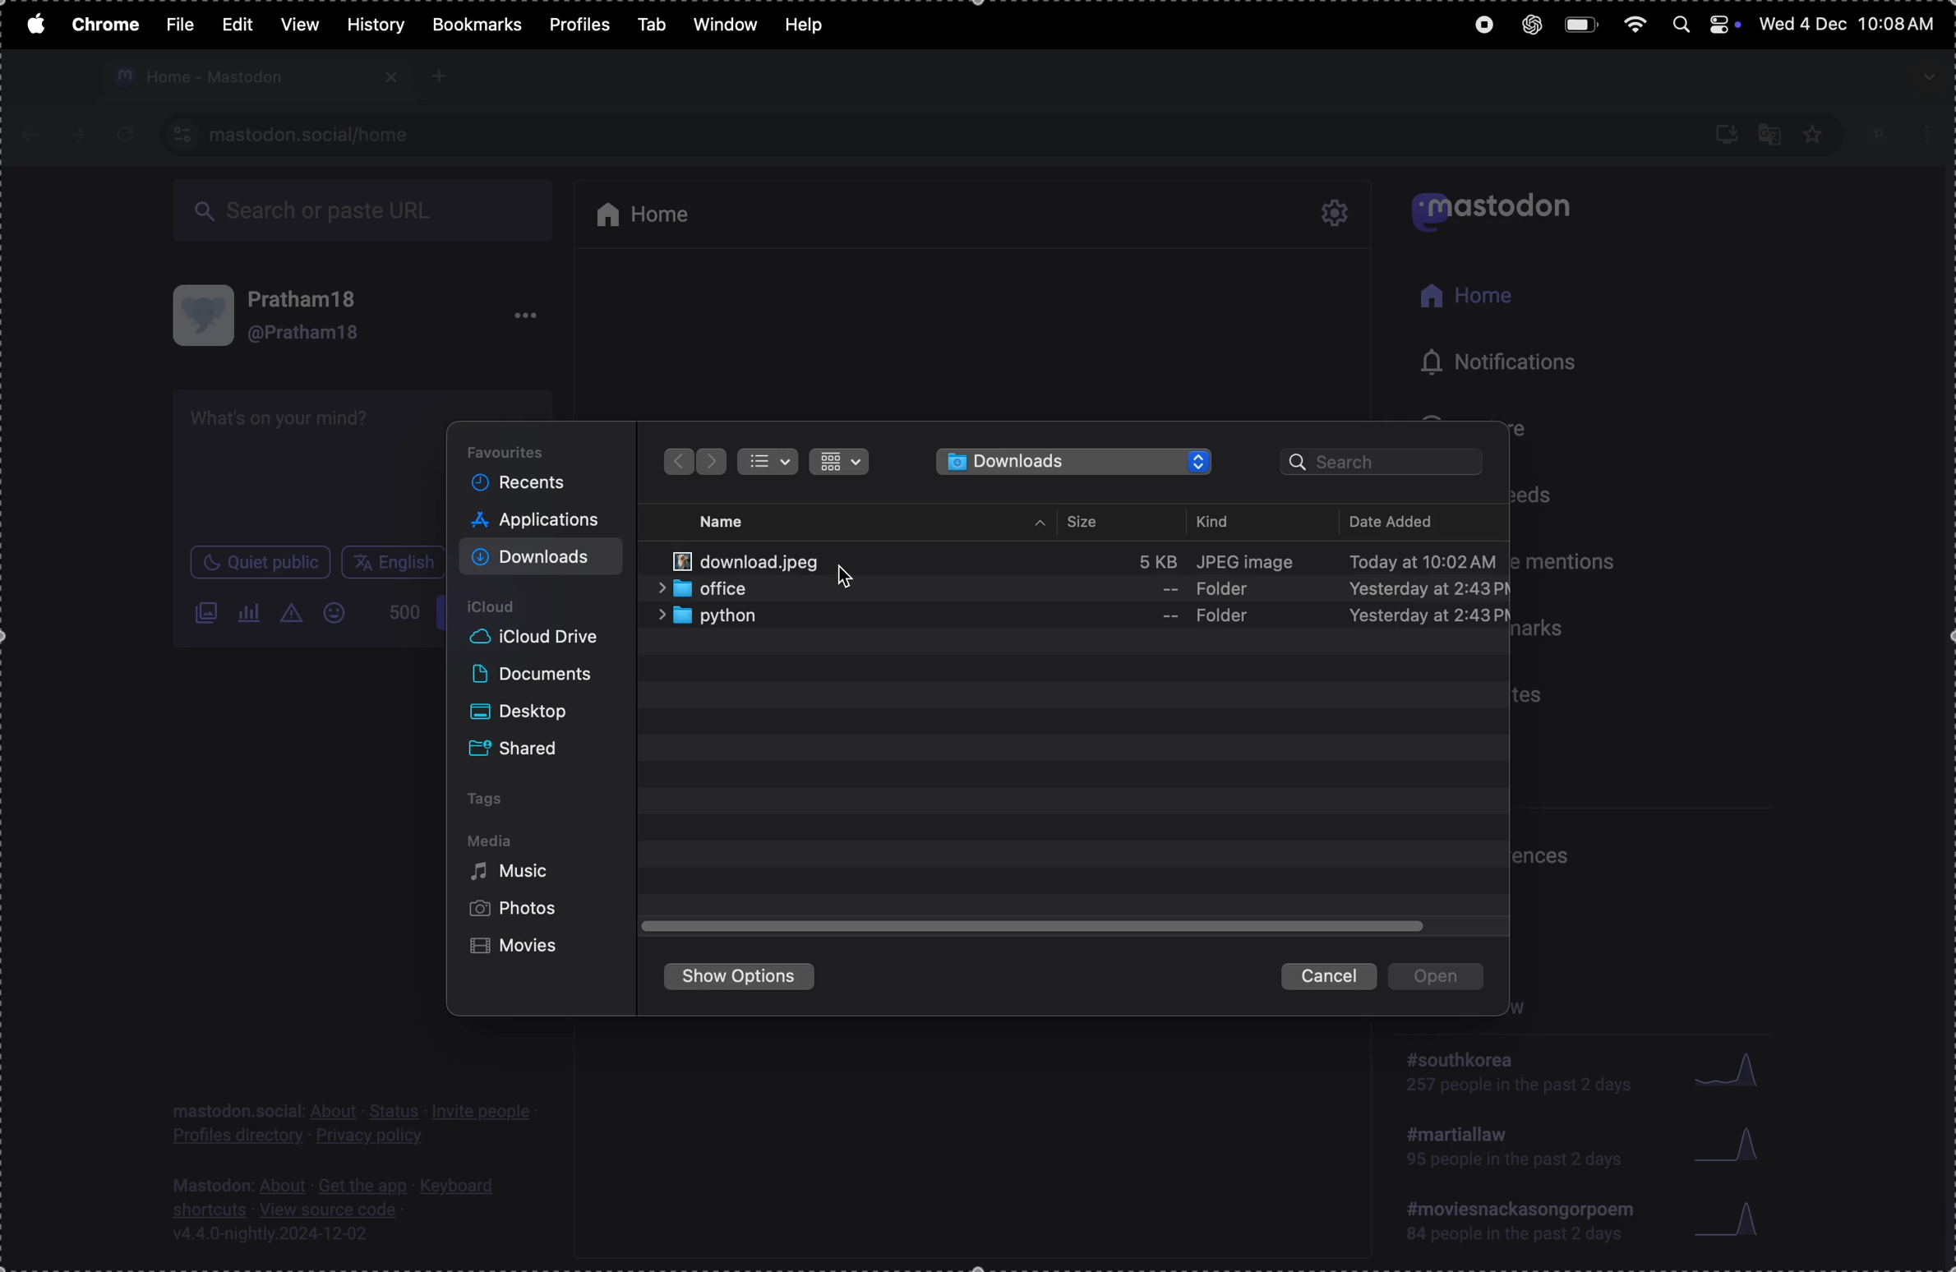 The image size is (1956, 1272). I want to click on apple menu, so click(32, 22).